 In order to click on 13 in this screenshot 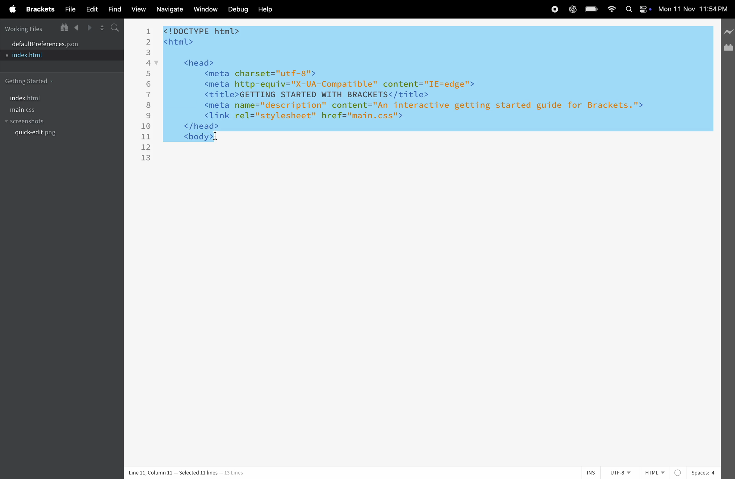, I will do `click(147, 158)`.